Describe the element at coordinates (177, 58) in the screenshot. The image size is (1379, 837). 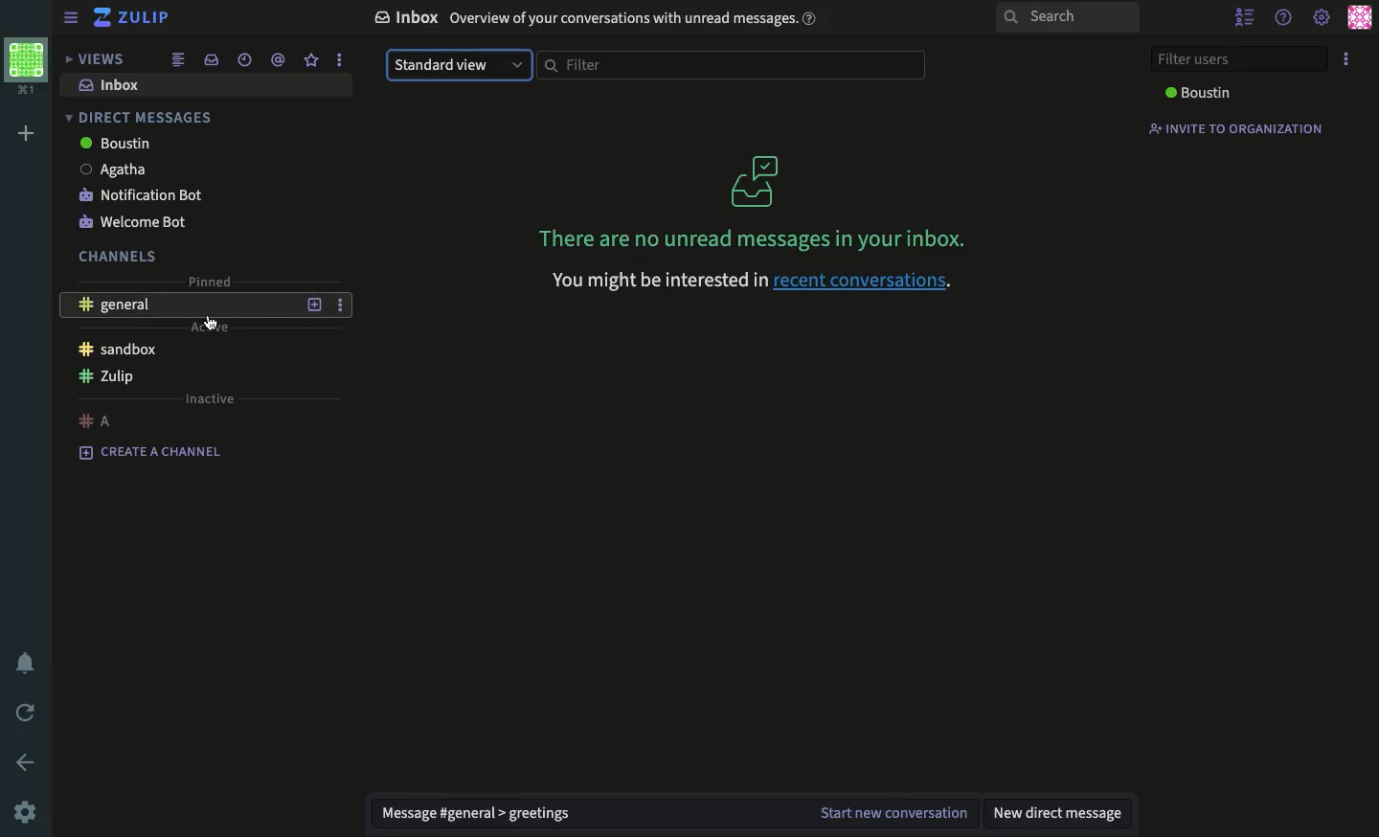
I see `list view` at that location.